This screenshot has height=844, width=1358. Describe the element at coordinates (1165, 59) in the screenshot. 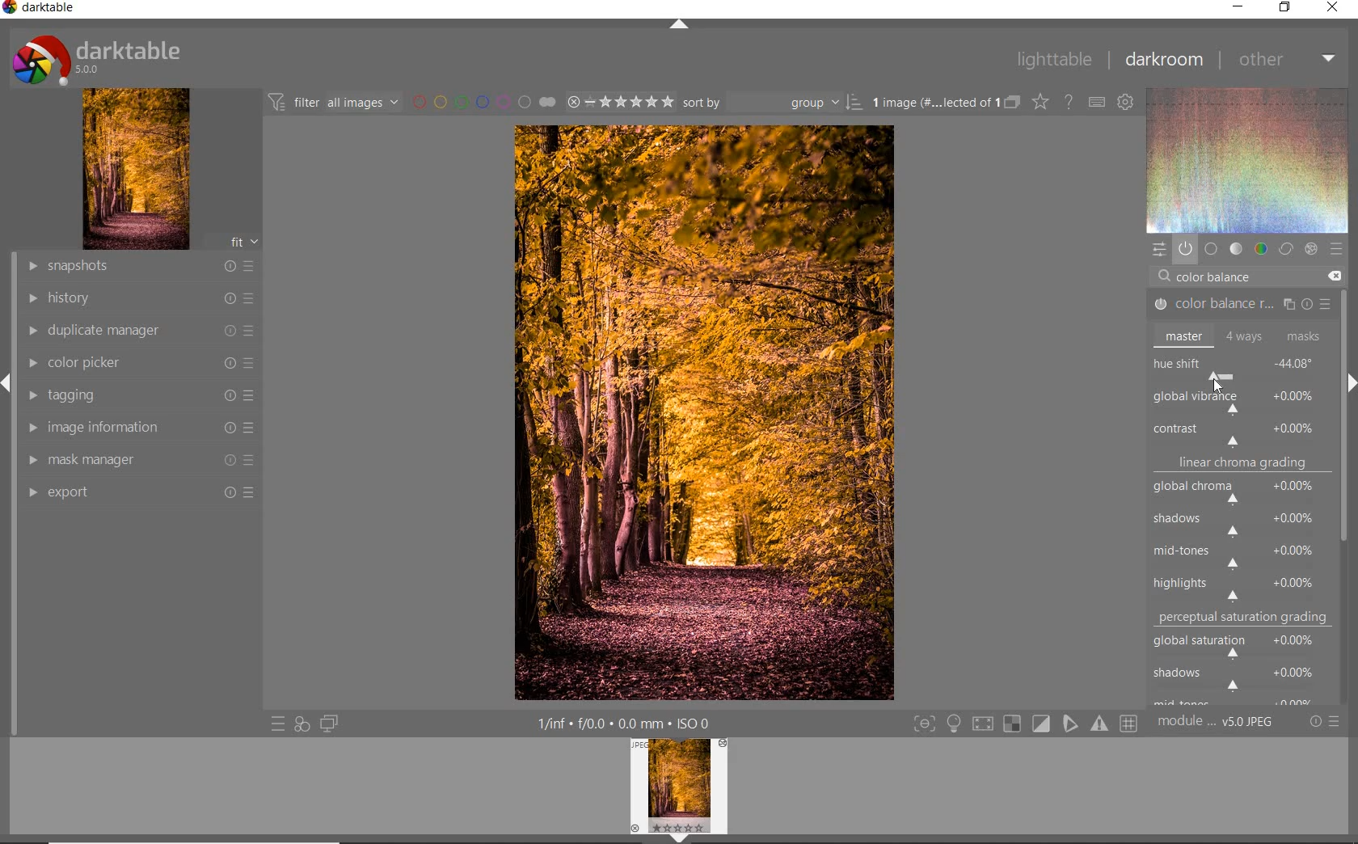

I see `darkroom` at that location.